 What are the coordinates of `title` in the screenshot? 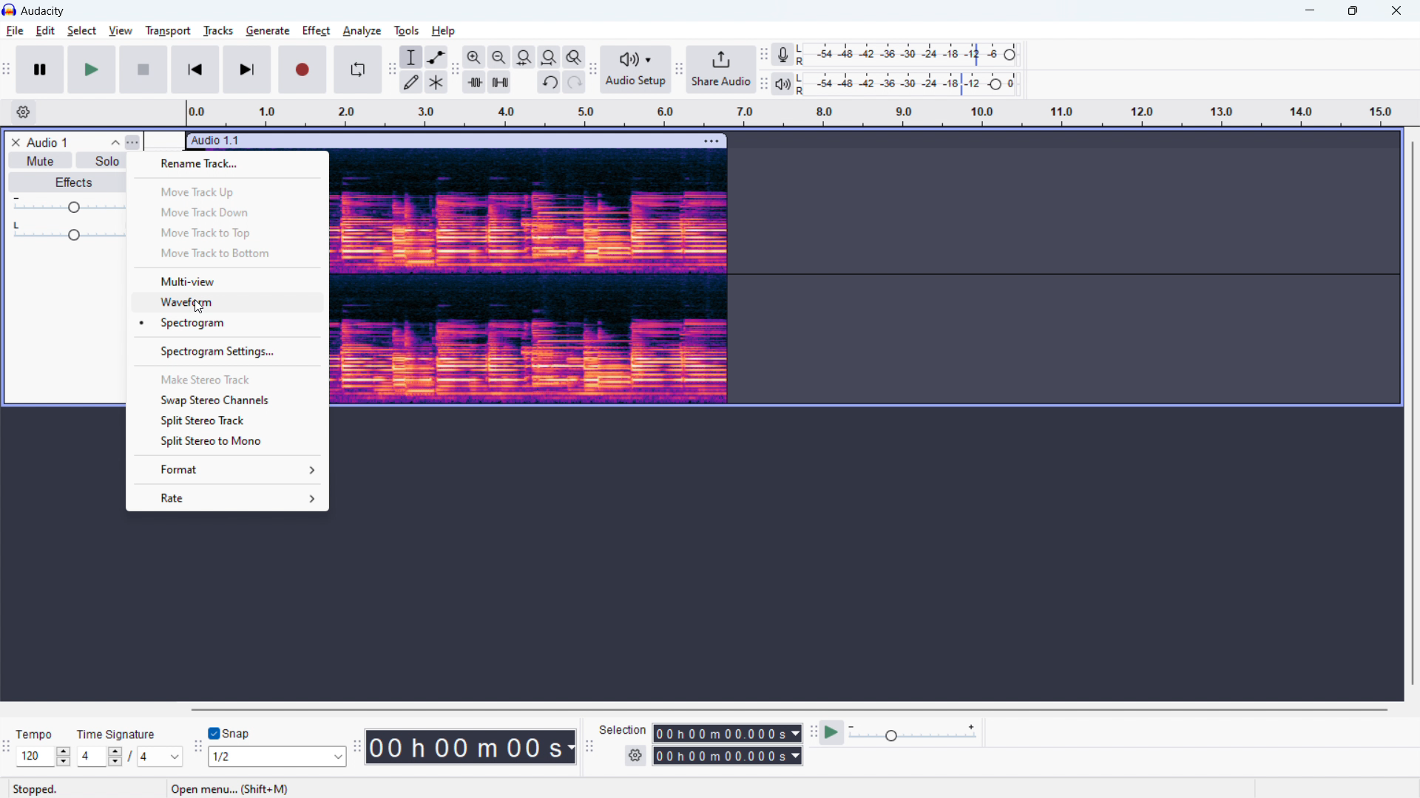 It's located at (44, 11).